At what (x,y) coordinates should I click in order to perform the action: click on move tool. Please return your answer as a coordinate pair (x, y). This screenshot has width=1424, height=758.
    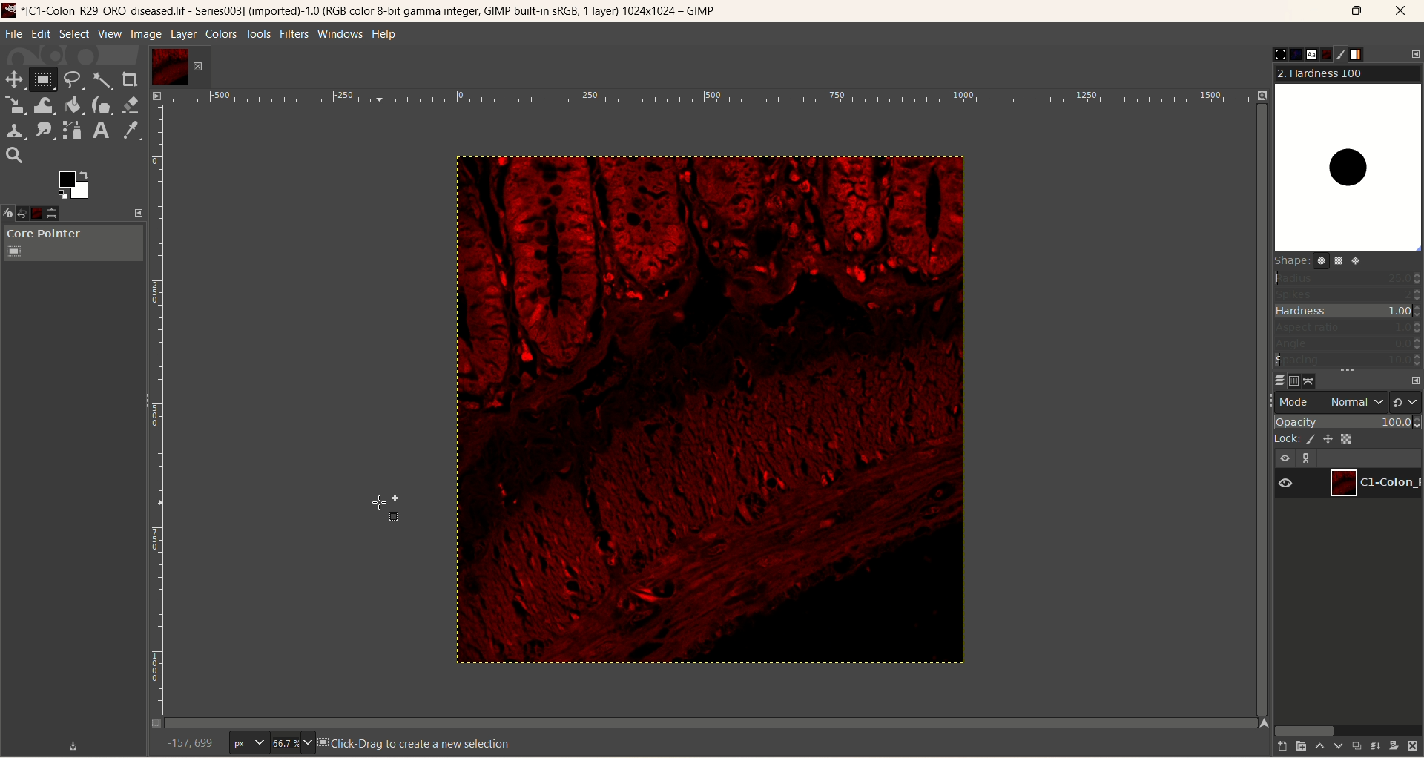
    Looking at the image, I should click on (13, 78).